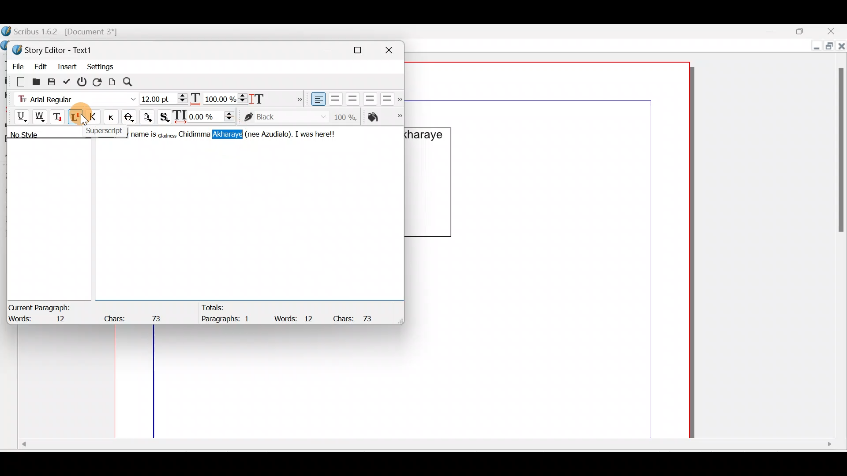 This screenshot has height=476, width=847. I want to click on All caps, so click(95, 118).